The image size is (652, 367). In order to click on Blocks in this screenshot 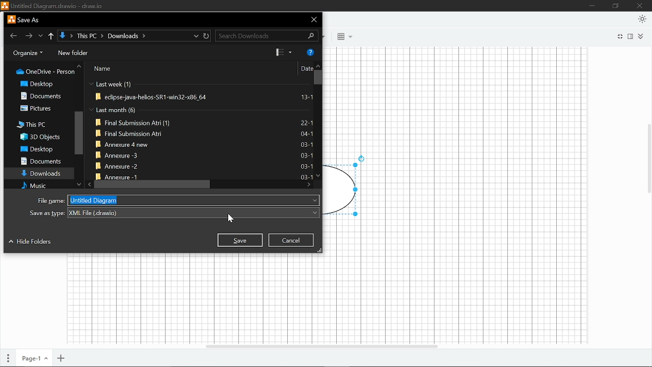, I will do `click(342, 37)`.